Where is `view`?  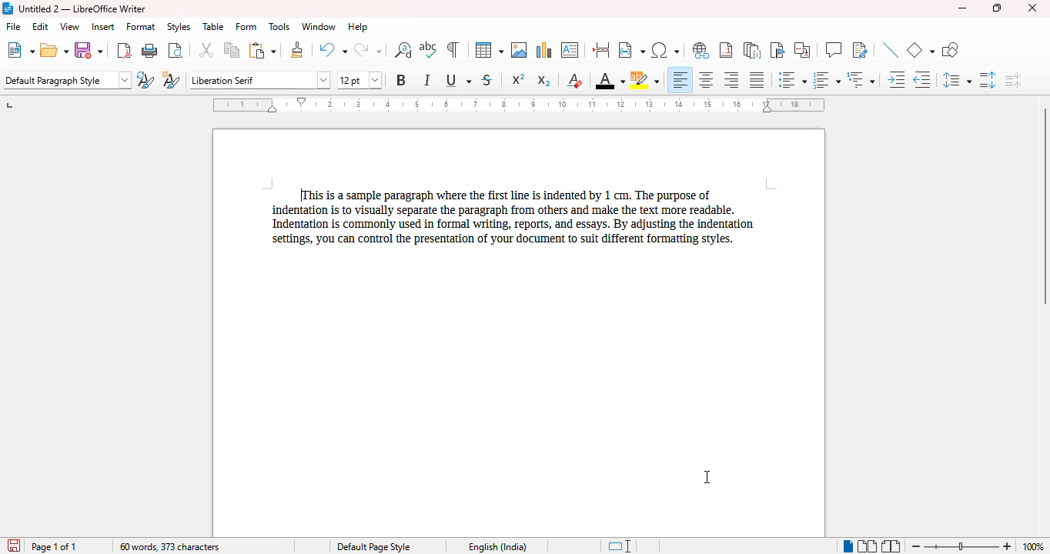 view is located at coordinates (69, 26).